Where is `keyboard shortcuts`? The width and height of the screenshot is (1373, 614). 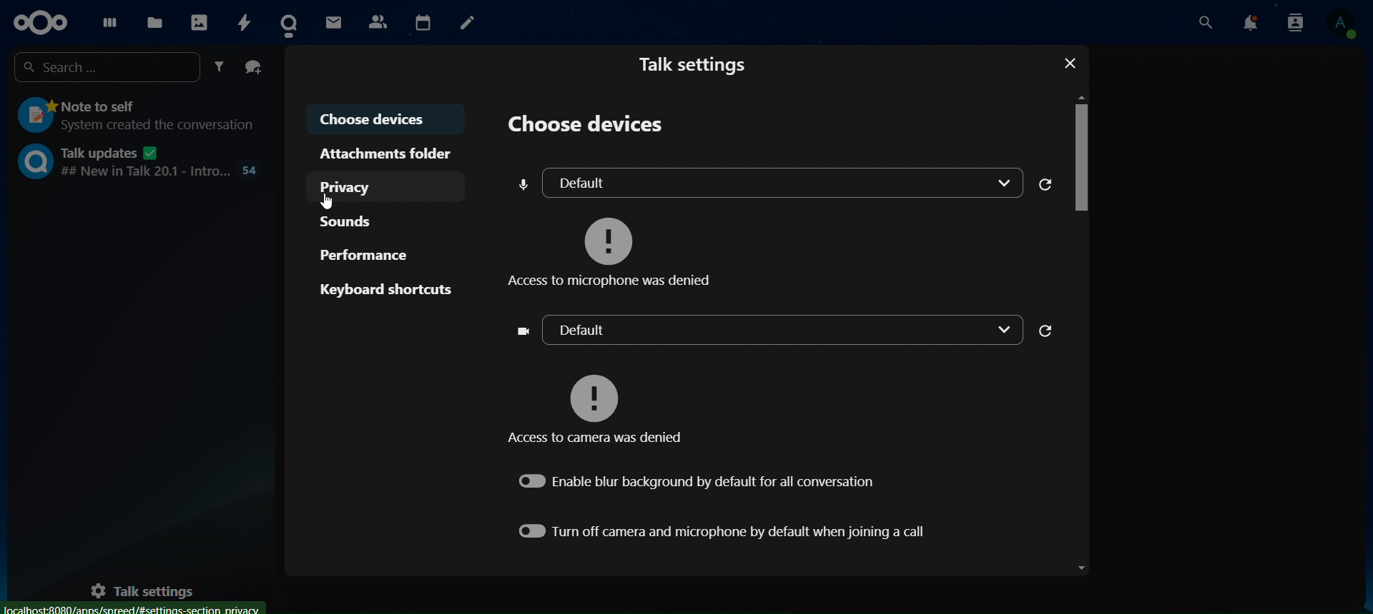 keyboard shortcuts is located at coordinates (387, 289).